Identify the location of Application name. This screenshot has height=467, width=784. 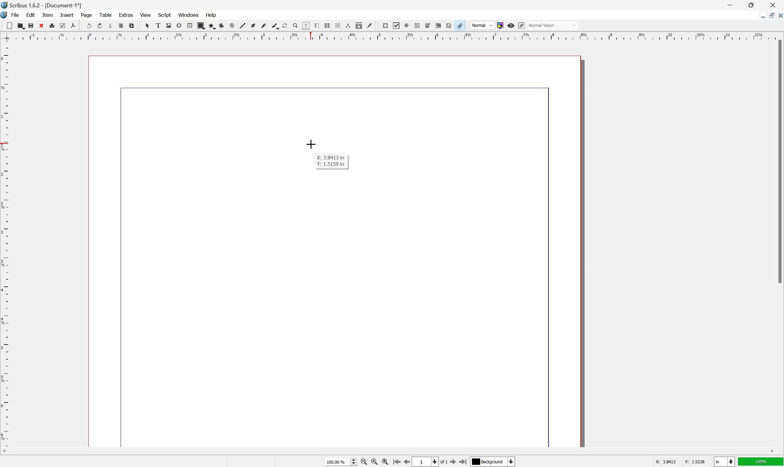
(42, 5).